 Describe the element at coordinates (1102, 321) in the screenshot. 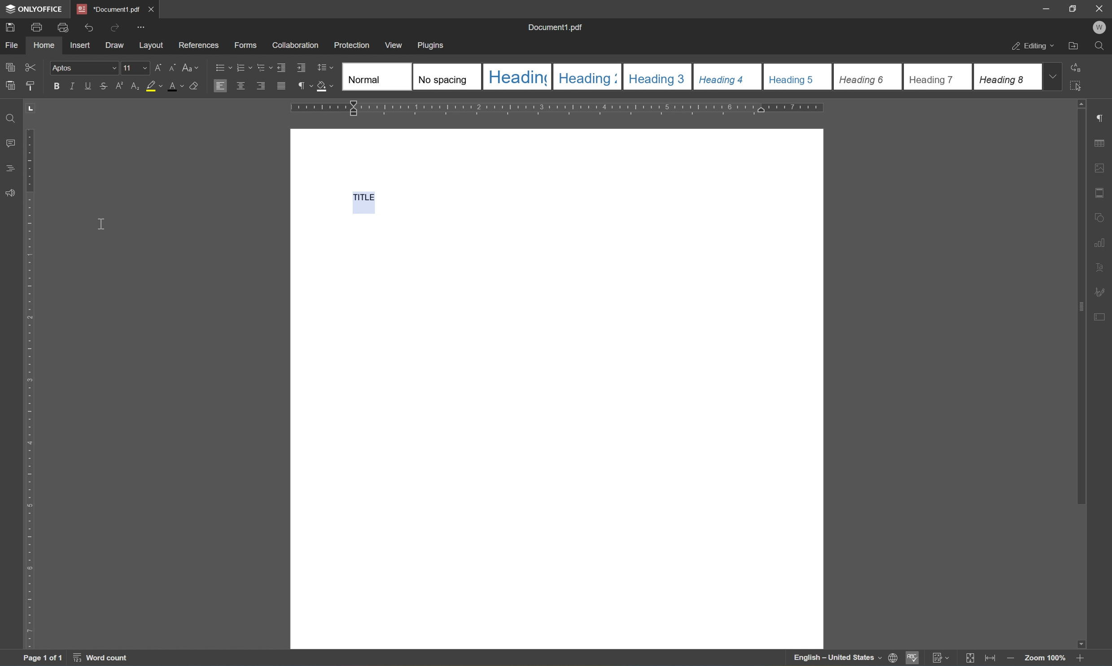

I see `form settings` at that location.